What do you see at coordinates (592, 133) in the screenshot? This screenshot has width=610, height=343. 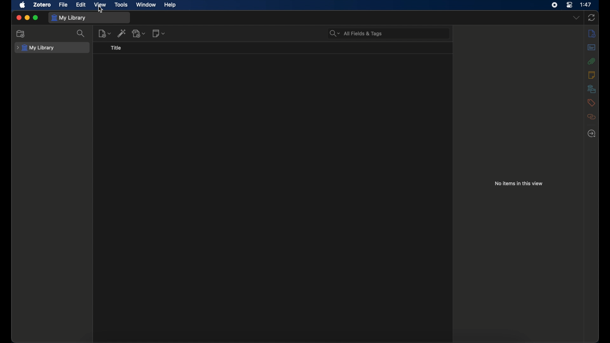 I see `locate` at bounding box center [592, 133].